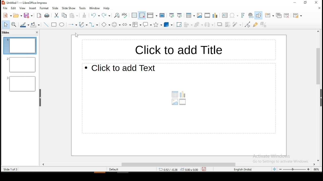 The height and width of the screenshot is (181, 323). Describe the element at coordinates (20, 65) in the screenshot. I see `slide 2` at that location.